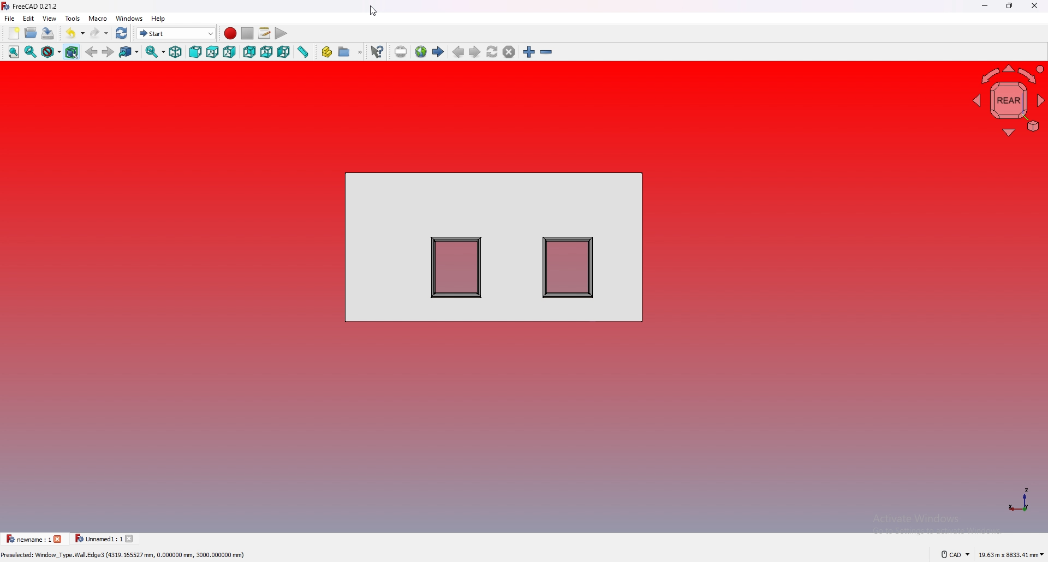  What do you see at coordinates (281, 33) in the screenshot?
I see `execute macro` at bounding box center [281, 33].